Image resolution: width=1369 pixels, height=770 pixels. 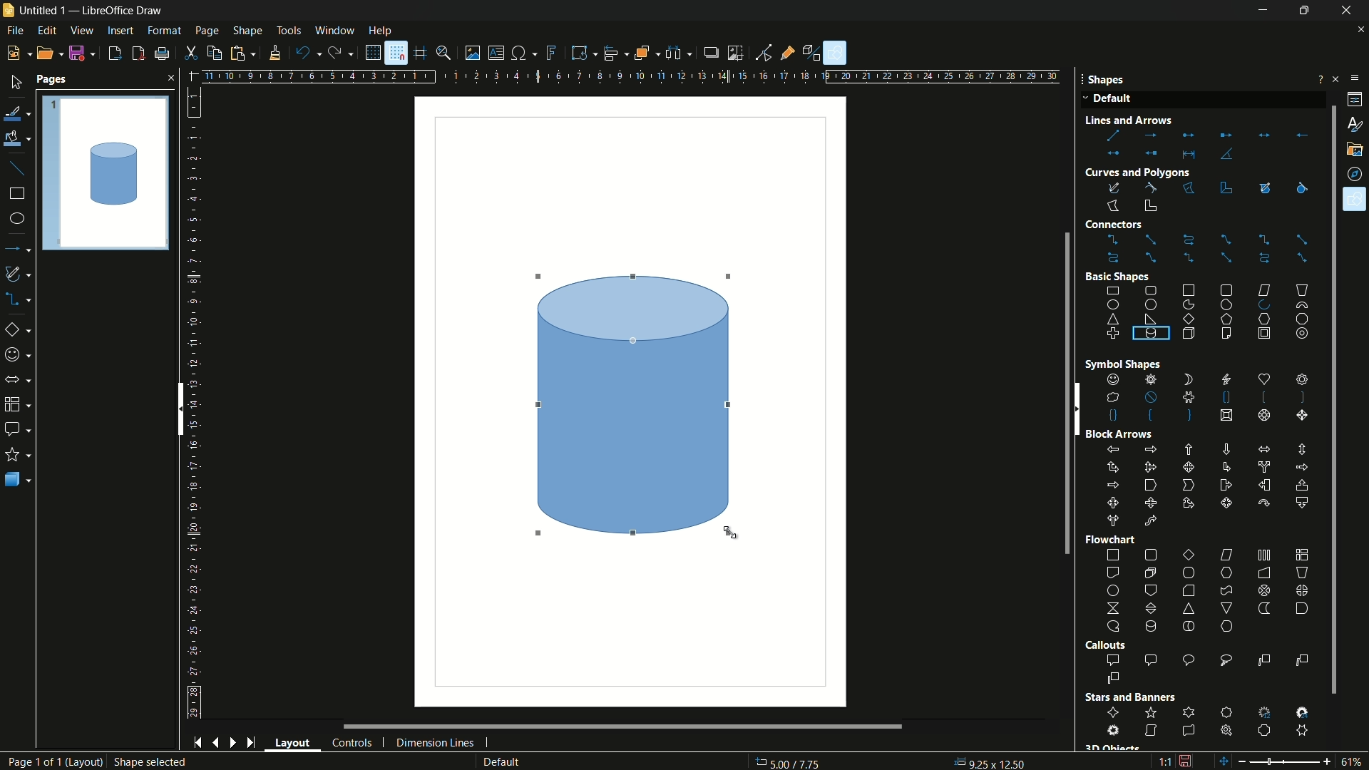 What do you see at coordinates (121, 30) in the screenshot?
I see `insert menu` at bounding box center [121, 30].